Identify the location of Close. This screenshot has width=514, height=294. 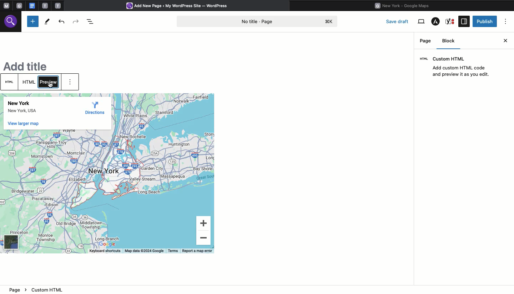
(506, 40).